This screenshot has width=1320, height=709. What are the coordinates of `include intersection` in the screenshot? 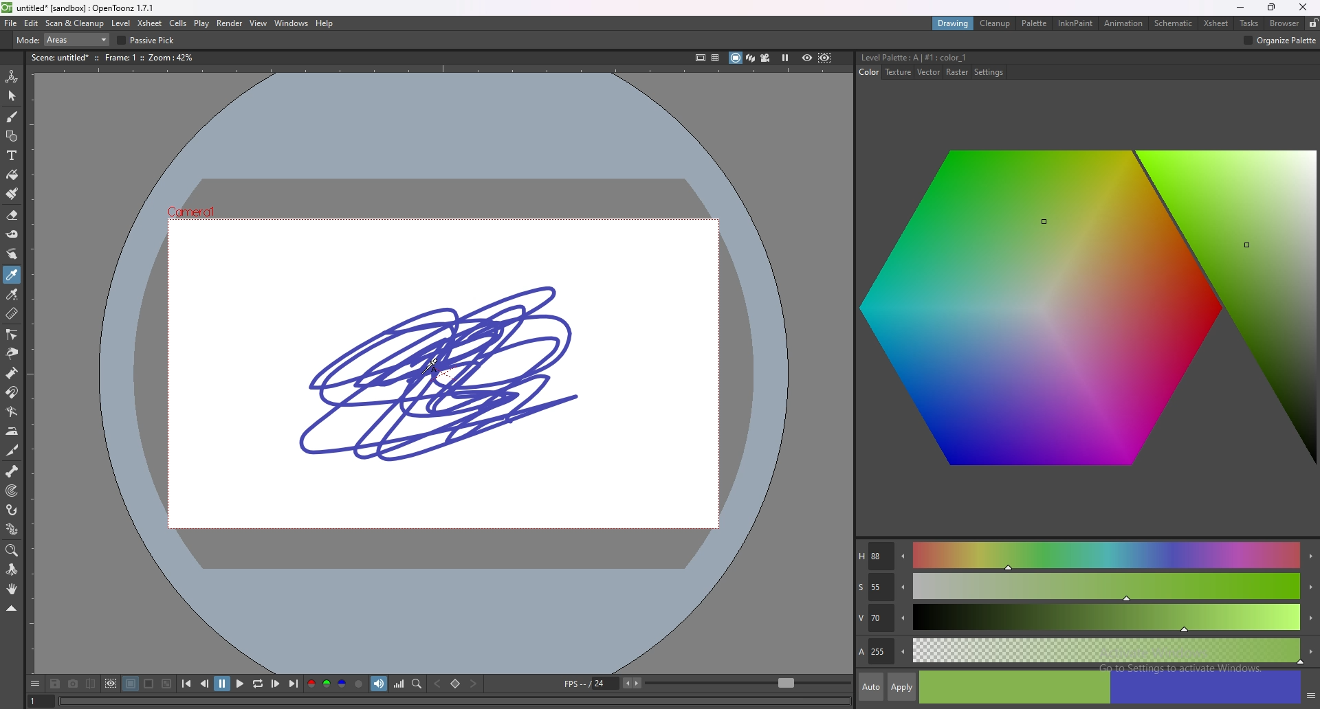 It's located at (313, 40).